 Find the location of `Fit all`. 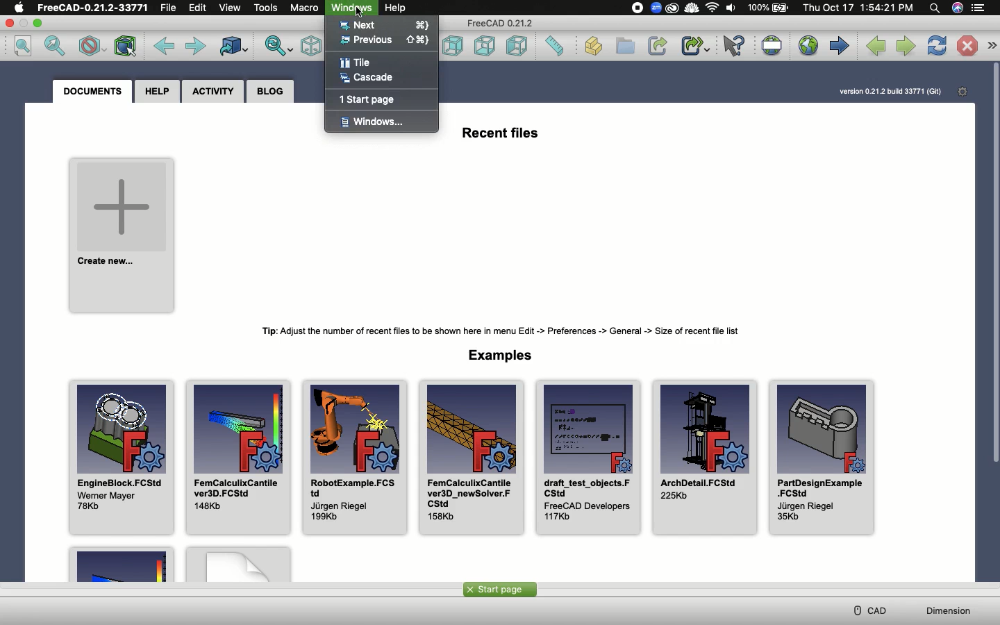

Fit all is located at coordinates (24, 47).